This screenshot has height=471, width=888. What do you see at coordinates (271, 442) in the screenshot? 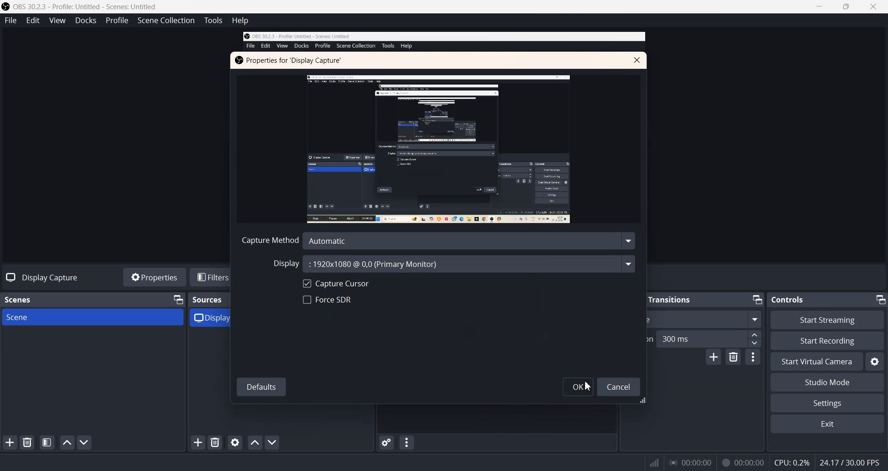
I see `Move source down` at bounding box center [271, 442].